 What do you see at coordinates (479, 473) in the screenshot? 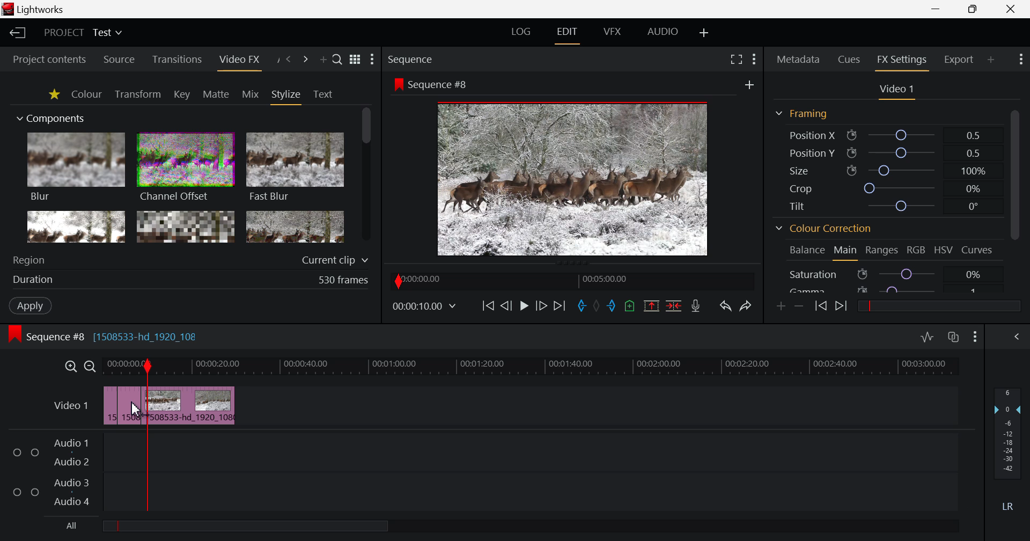
I see `Audio Input Fields` at bounding box center [479, 473].